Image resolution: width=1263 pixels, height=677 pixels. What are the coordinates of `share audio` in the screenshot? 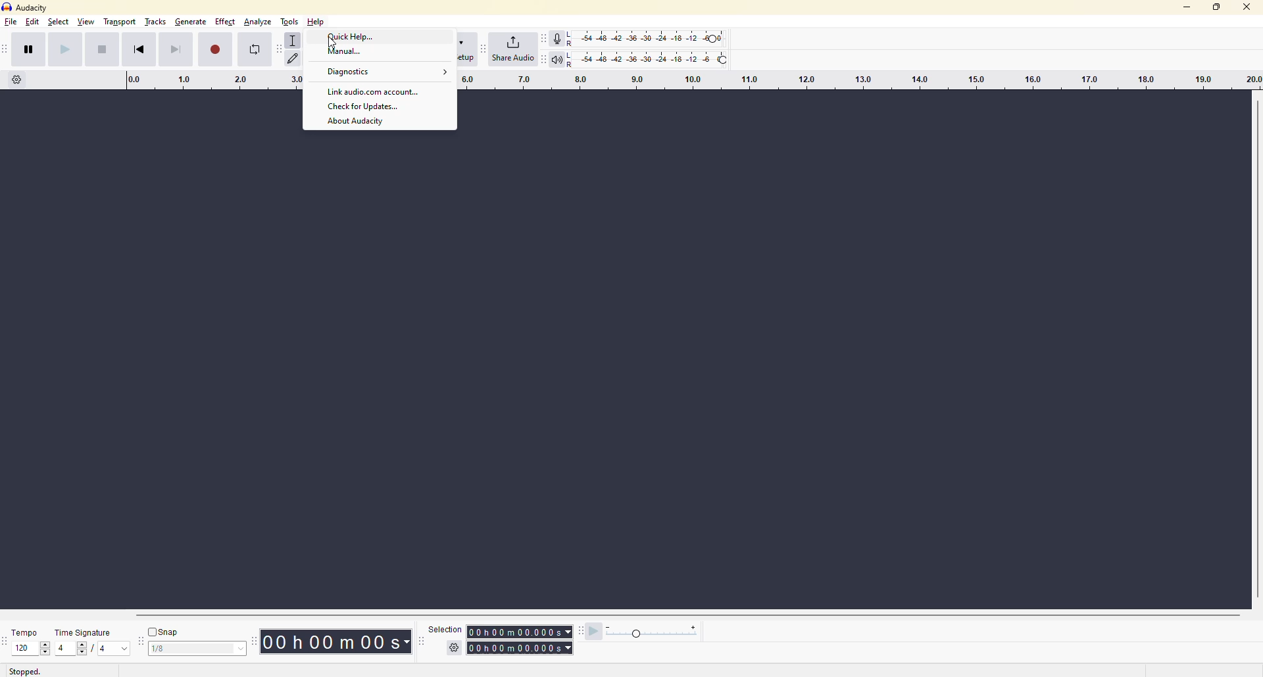 It's located at (512, 50).